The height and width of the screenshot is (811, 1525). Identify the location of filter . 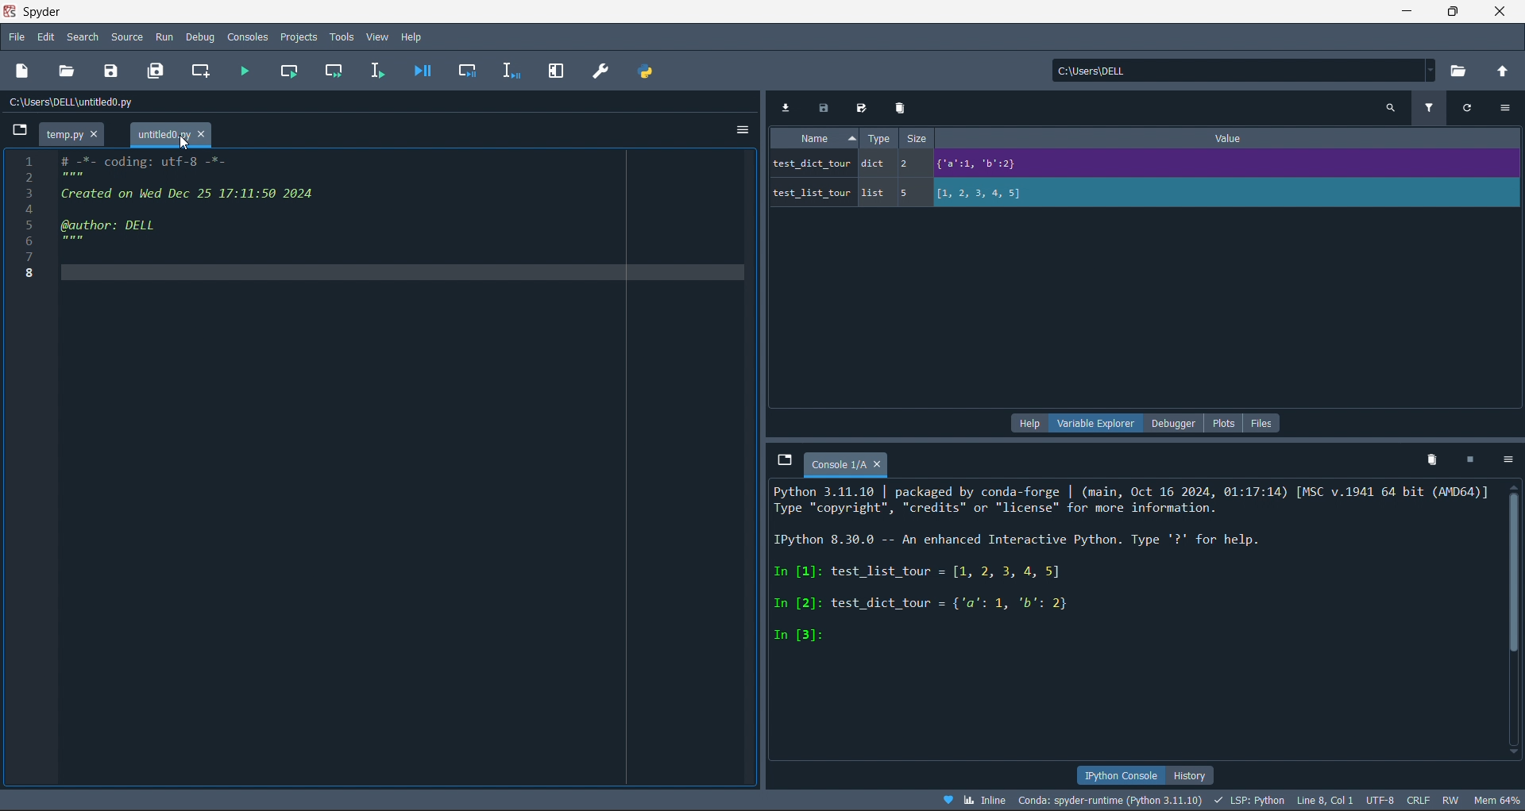
(1433, 106).